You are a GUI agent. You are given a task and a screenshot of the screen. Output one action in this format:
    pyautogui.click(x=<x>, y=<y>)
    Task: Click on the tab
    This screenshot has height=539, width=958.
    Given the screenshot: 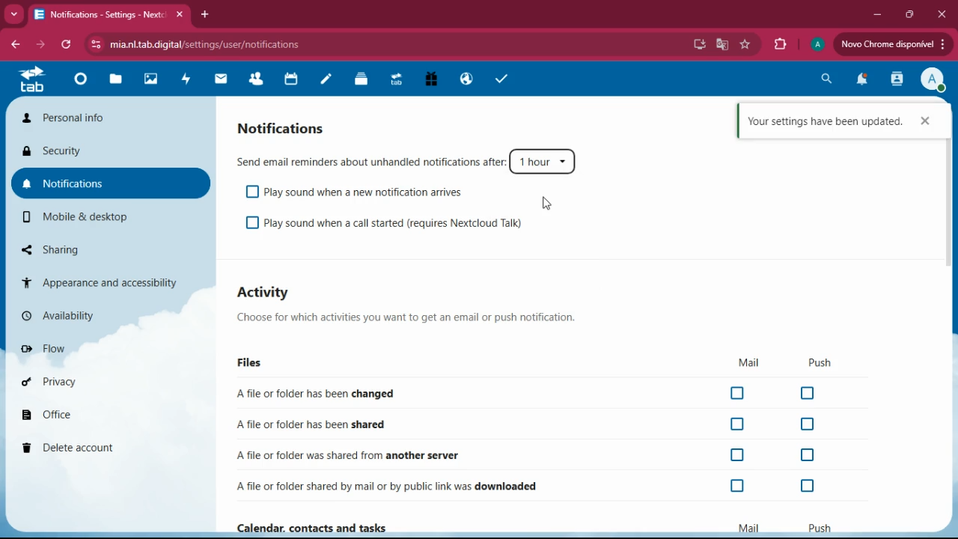 What is the action you would take?
    pyautogui.click(x=31, y=79)
    